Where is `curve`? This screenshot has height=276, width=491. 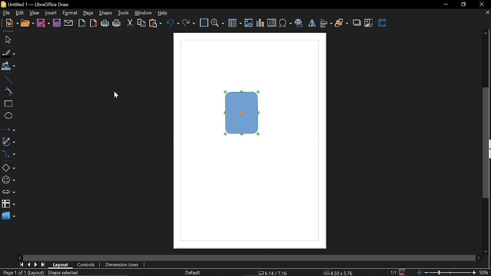
curve is located at coordinates (8, 92).